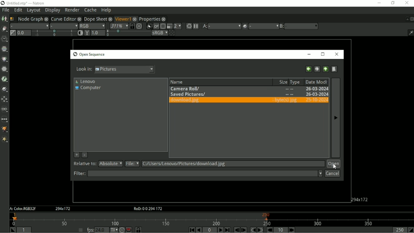  Describe the element at coordinates (12, 230) in the screenshot. I see `Set playback in point at the current frame` at that location.